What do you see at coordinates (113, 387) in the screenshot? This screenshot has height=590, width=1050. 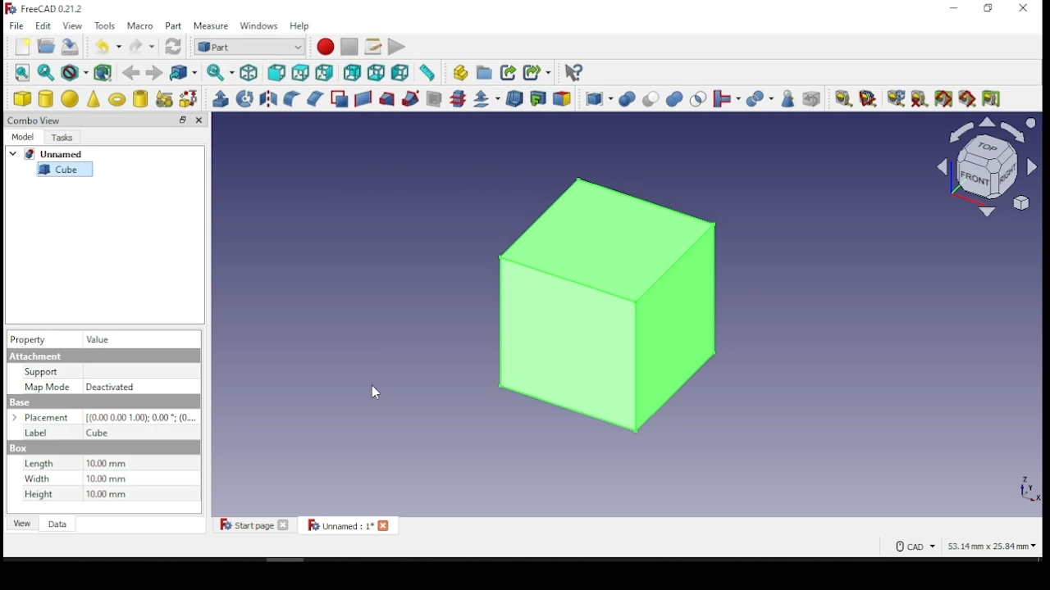 I see `Deactivated` at bounding box center [113, 387].